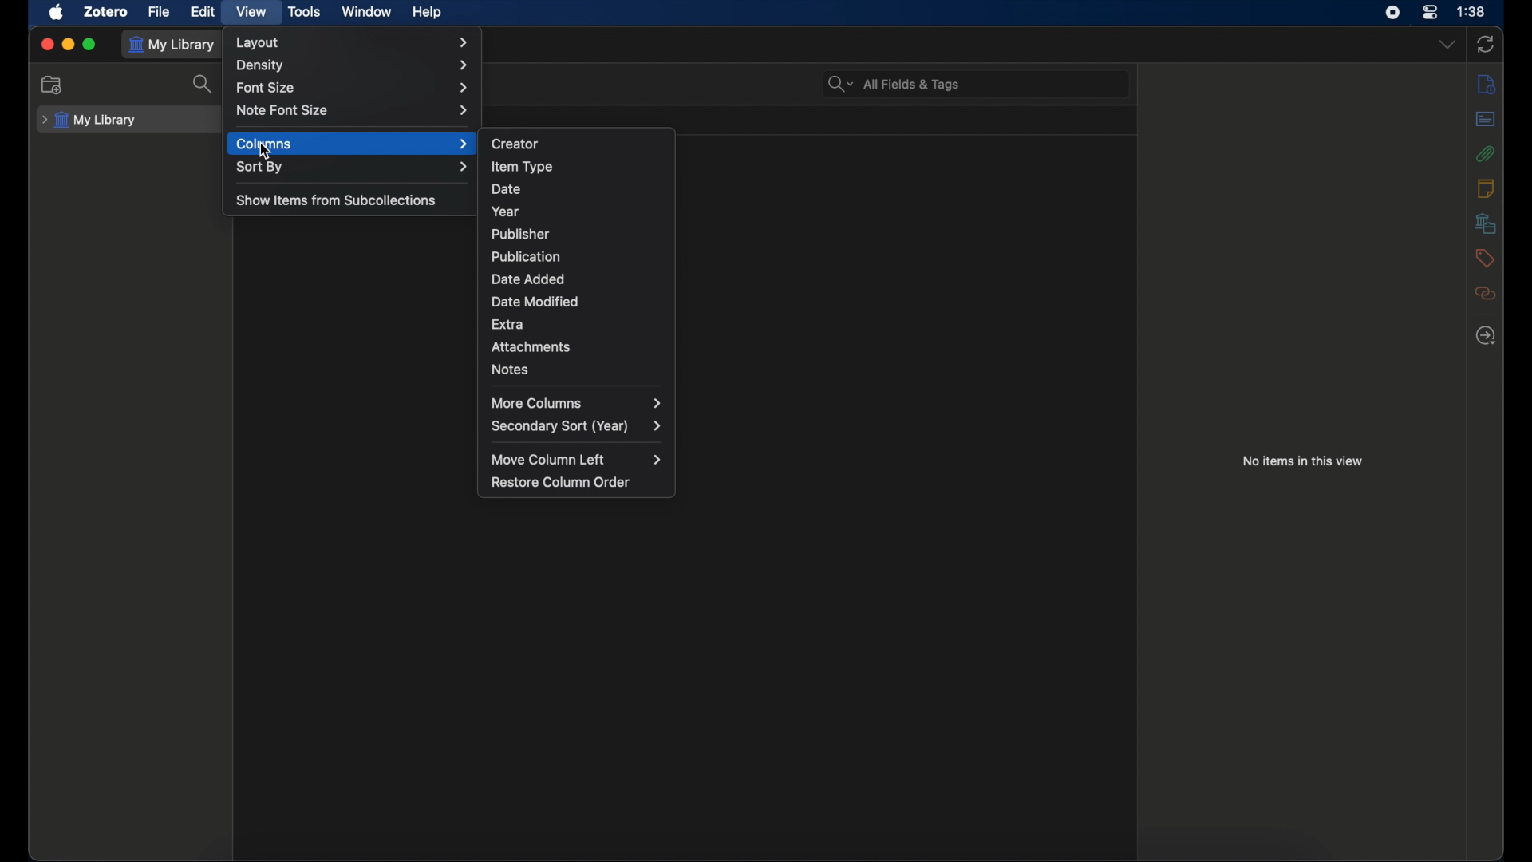 This screenshot has height=862, width=1532. What do you see at coordinates (353, 65) in the screenshot?
I see `density` at bounding box center [353, 65].